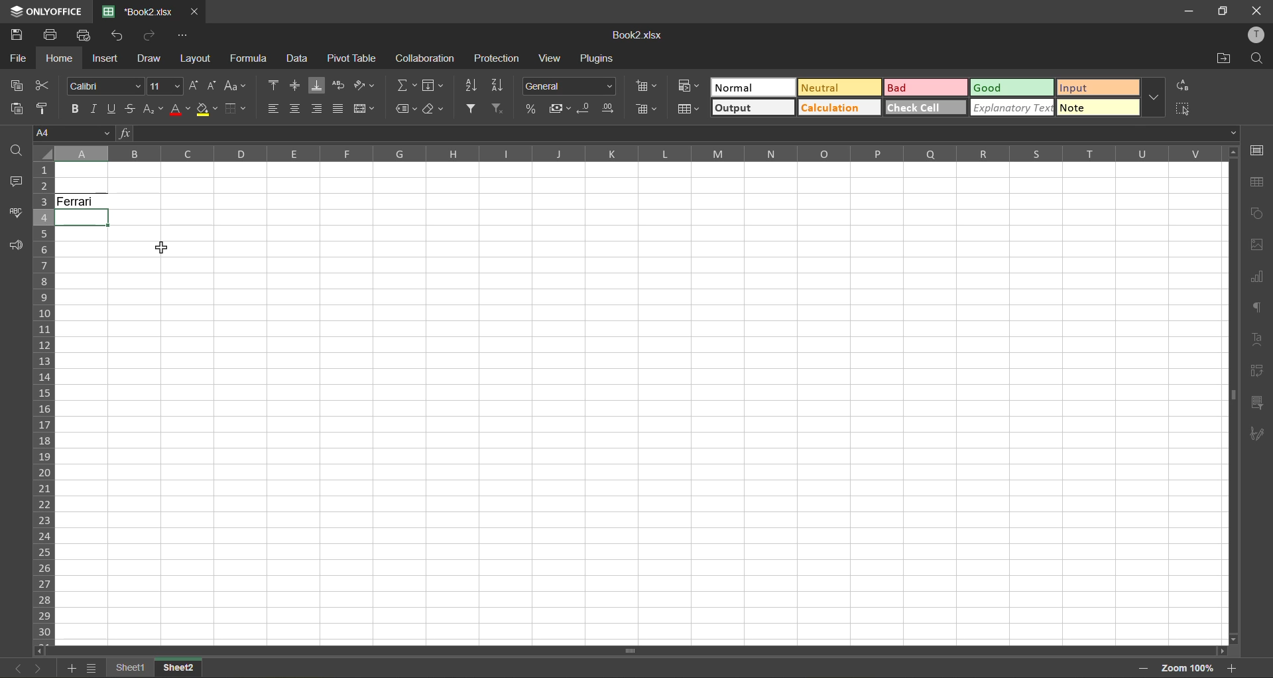 The image size is (1273, 678). I want to click on summation, so click(404, 86).